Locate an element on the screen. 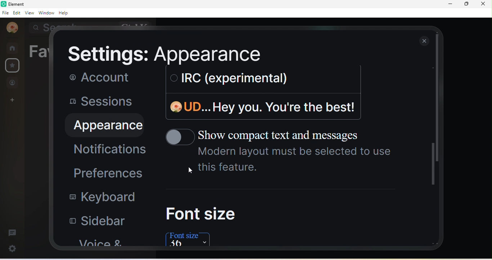  show compact text and messages is located at coordinates (272, 135).